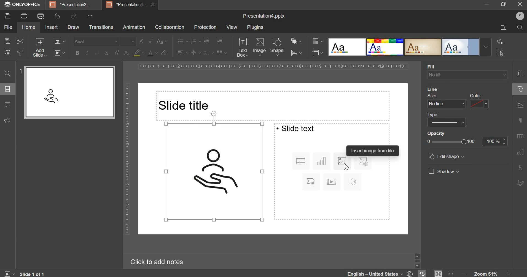 The height and width of the screenshot is (277, 527). I want to click on animation, so click(134, 27).